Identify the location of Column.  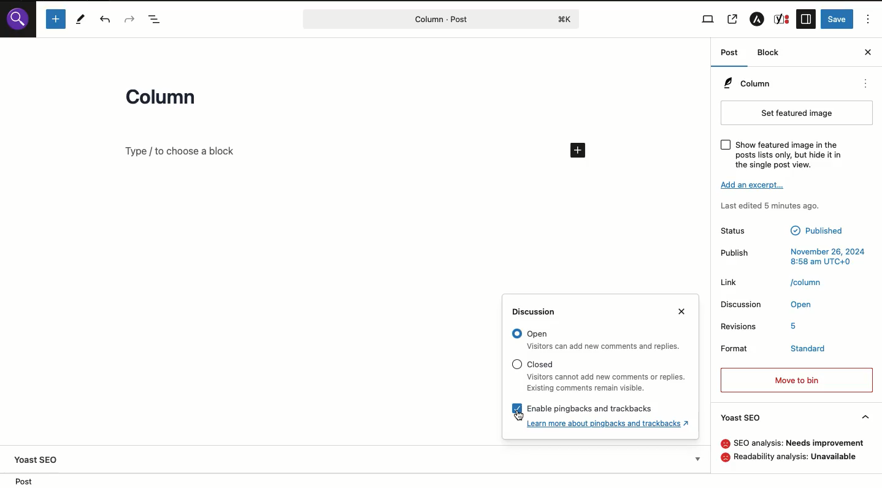
(747, 82).